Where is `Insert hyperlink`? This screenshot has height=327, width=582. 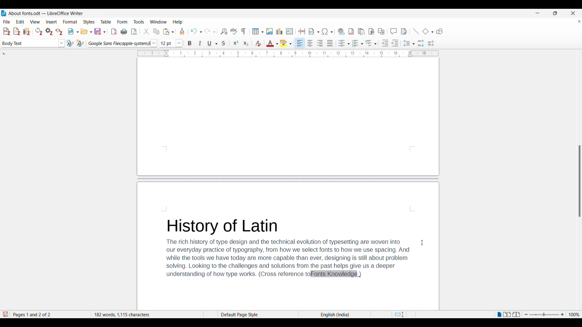 Insert hyperlink is located at coordinates (341, 31).